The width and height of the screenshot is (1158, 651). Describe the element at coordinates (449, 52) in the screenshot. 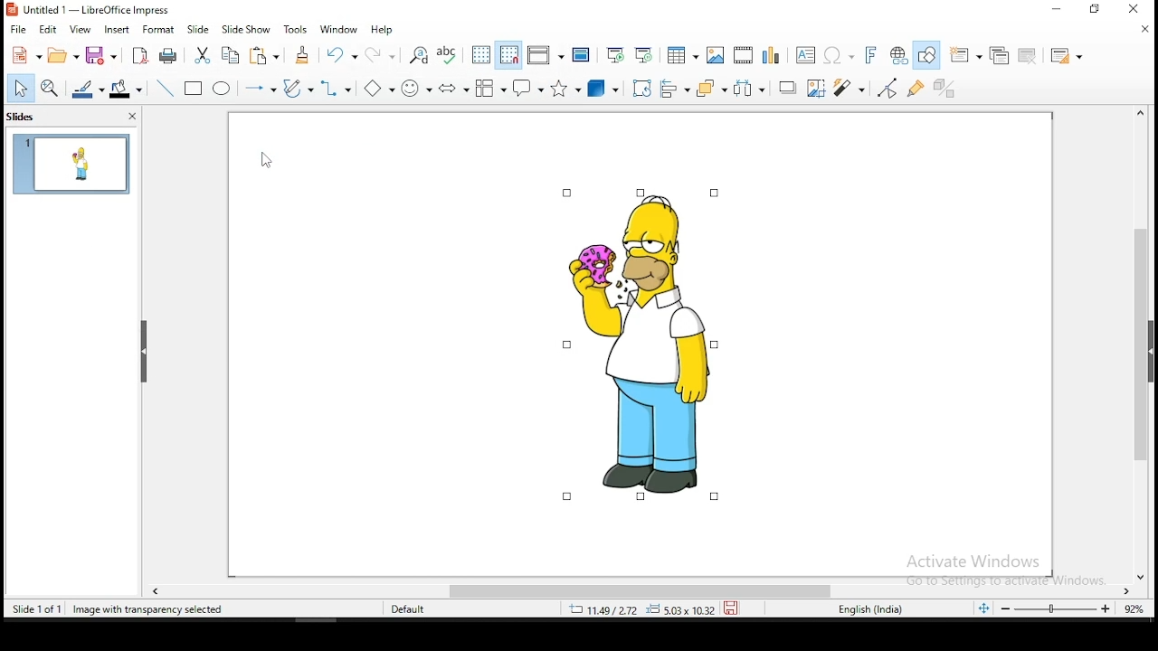

I see `spell check` at that location.